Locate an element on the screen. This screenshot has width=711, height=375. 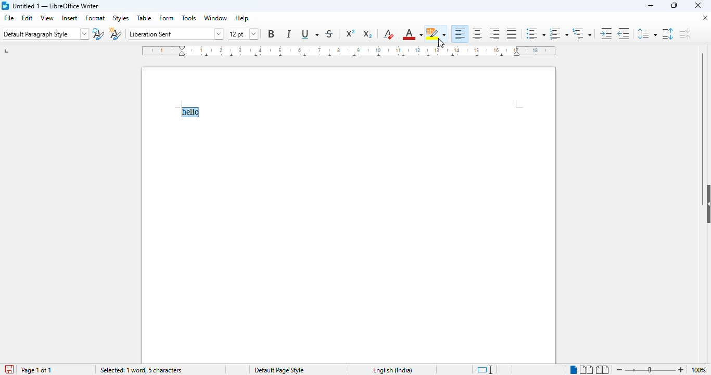
bold is located at coordinates (271, 34).